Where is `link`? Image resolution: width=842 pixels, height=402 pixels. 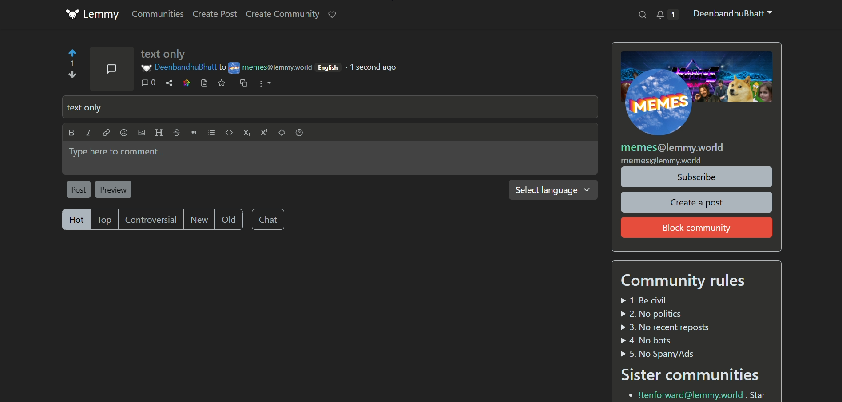
link is located at coordinates (106, 132).